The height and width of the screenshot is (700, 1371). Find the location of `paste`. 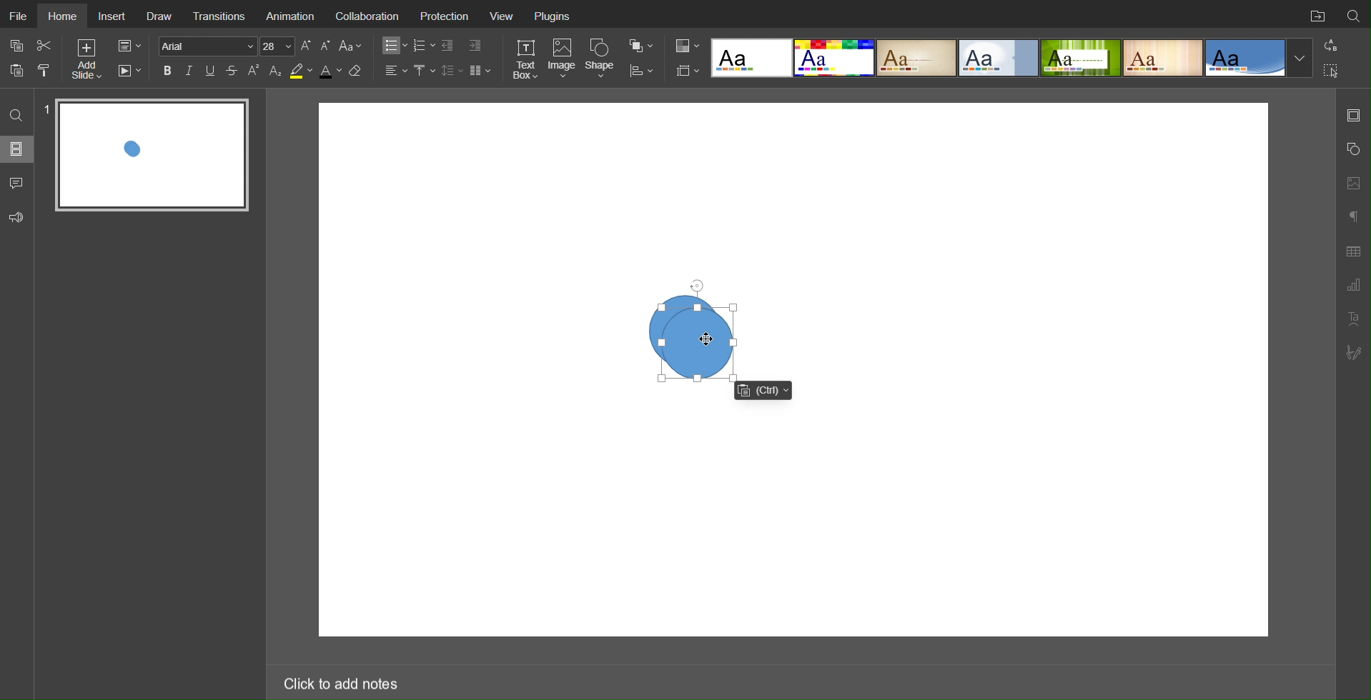

paste is located at coordinates (19, 70).